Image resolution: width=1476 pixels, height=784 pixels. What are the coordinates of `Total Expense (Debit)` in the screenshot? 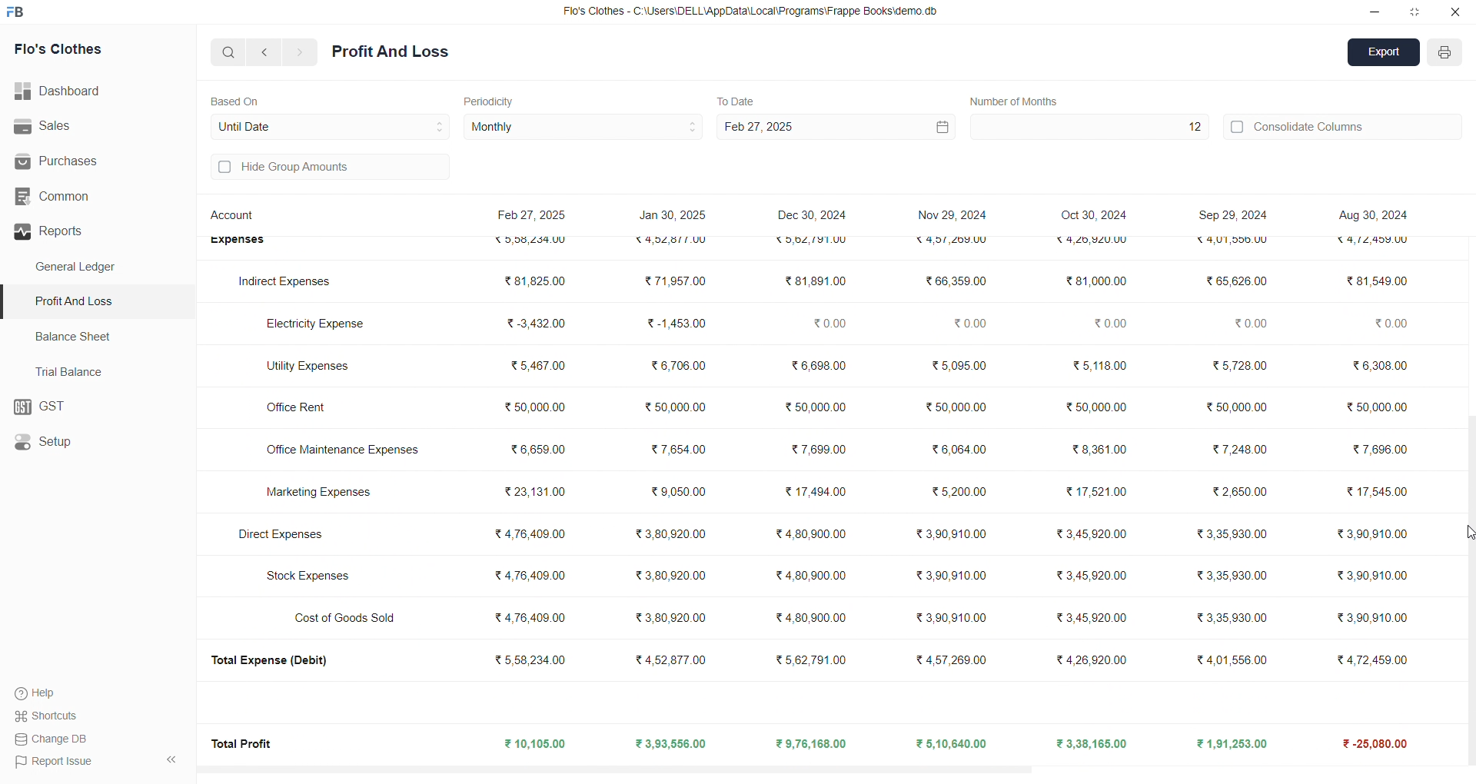 It's located at (278, 661).